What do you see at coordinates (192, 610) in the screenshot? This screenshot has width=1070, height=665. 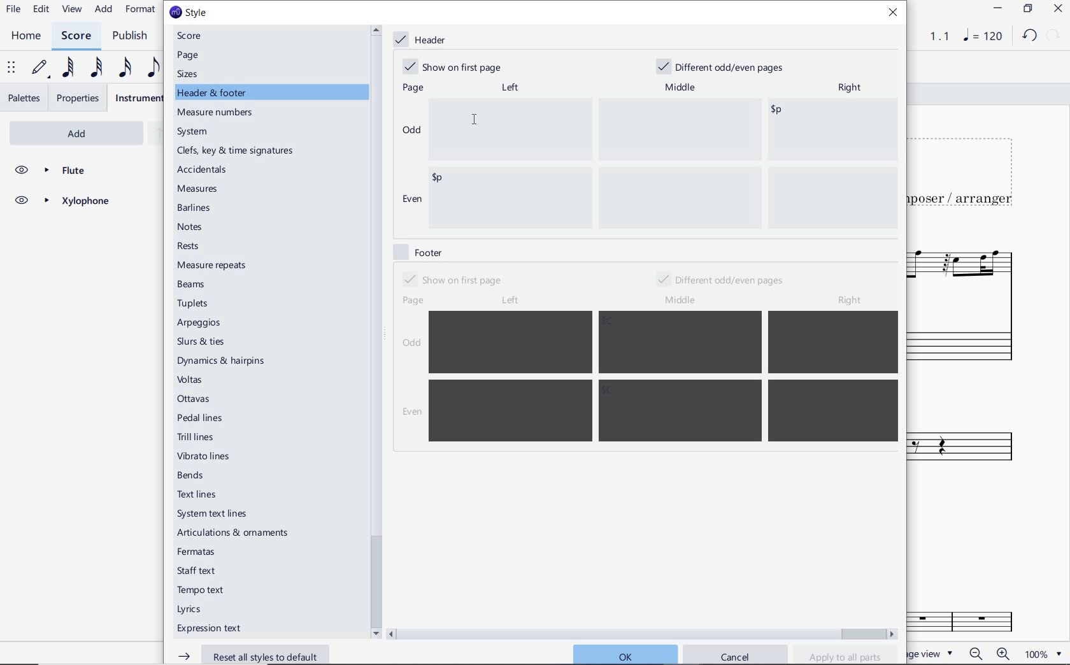 I see `Lyrics` at bounding box center [192, 610].